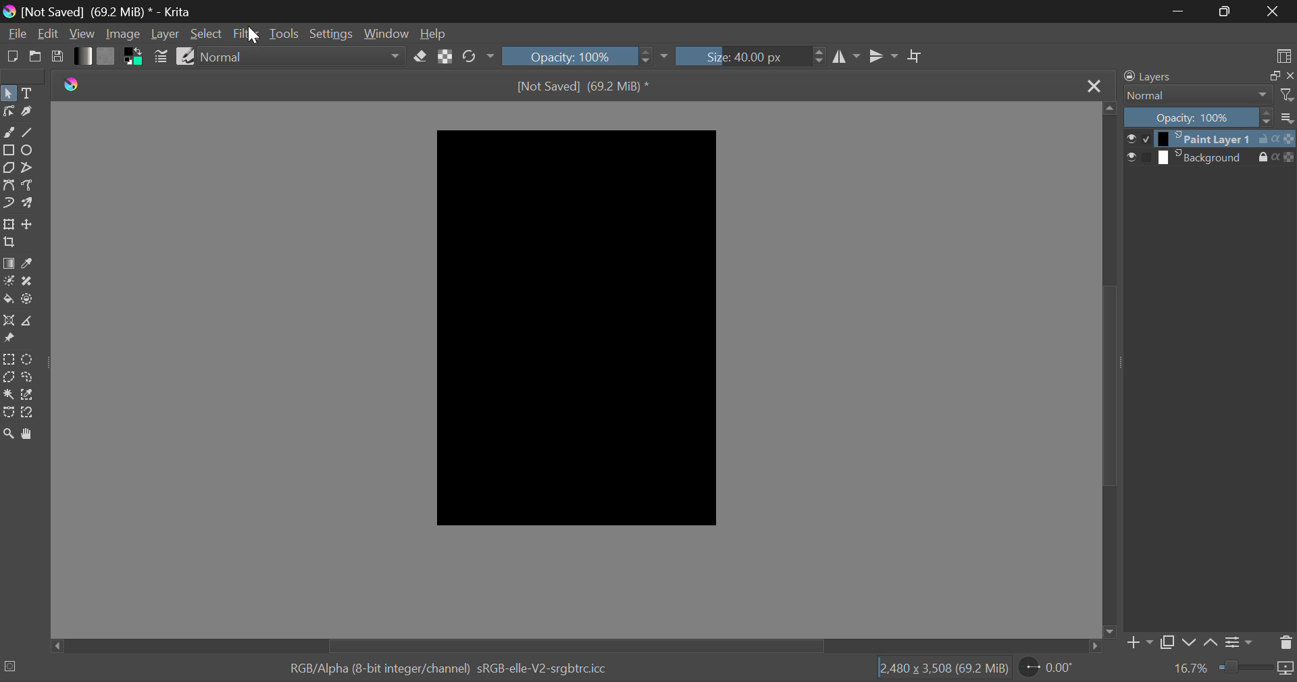  I want to click on Rectangle, so click(8, 149).